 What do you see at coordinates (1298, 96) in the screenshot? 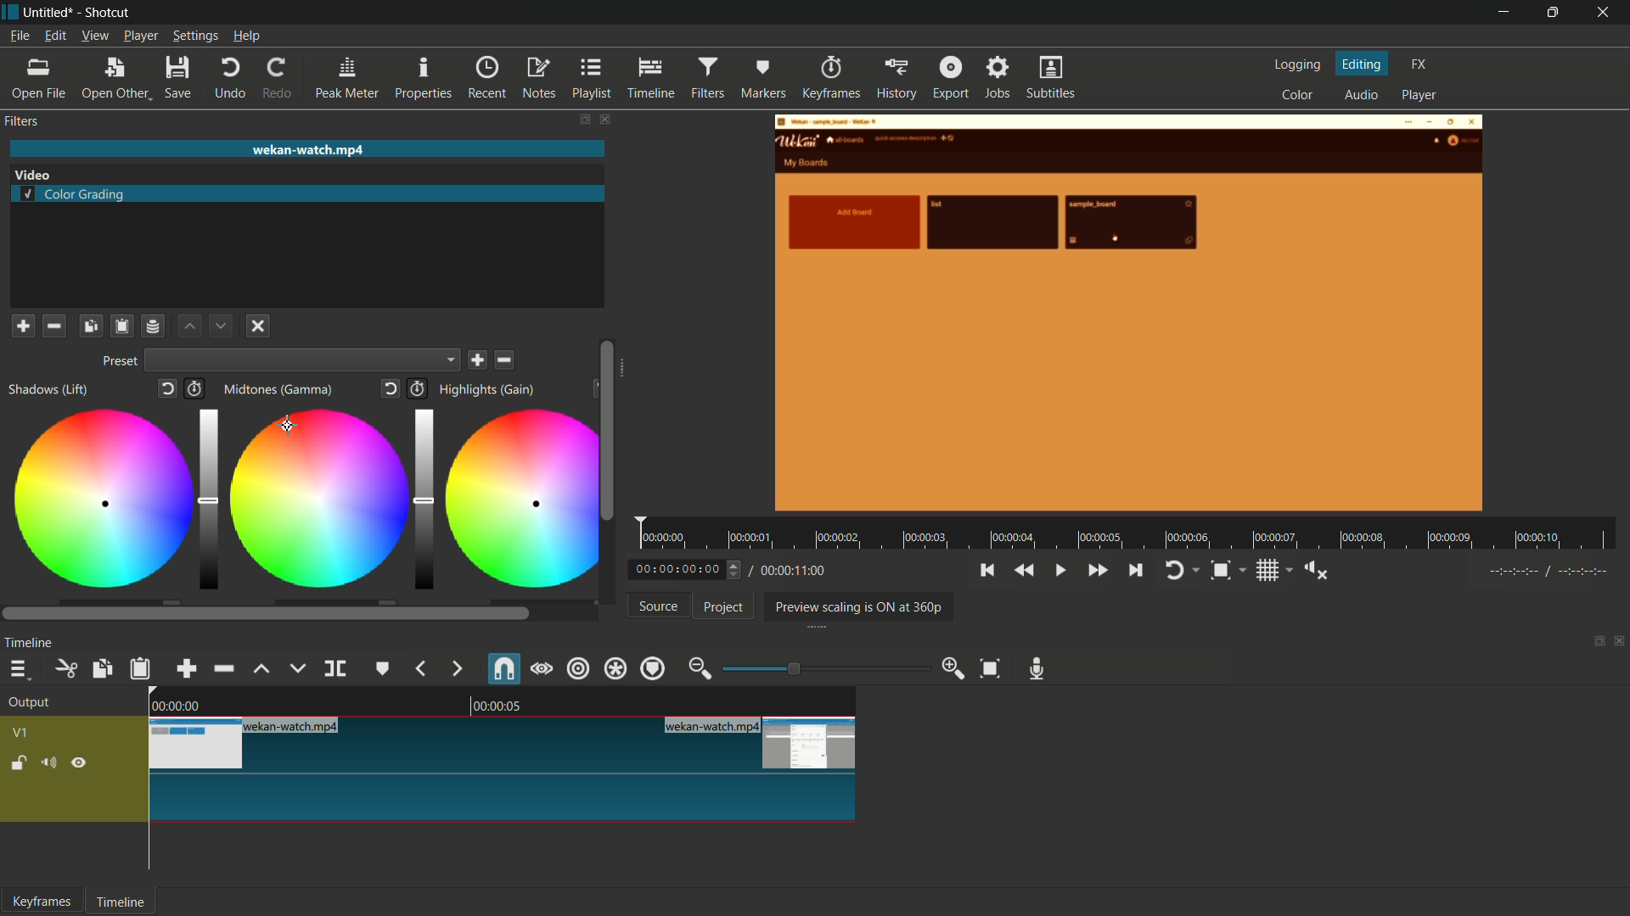
I see `color` at bounding box center [1298, 96].